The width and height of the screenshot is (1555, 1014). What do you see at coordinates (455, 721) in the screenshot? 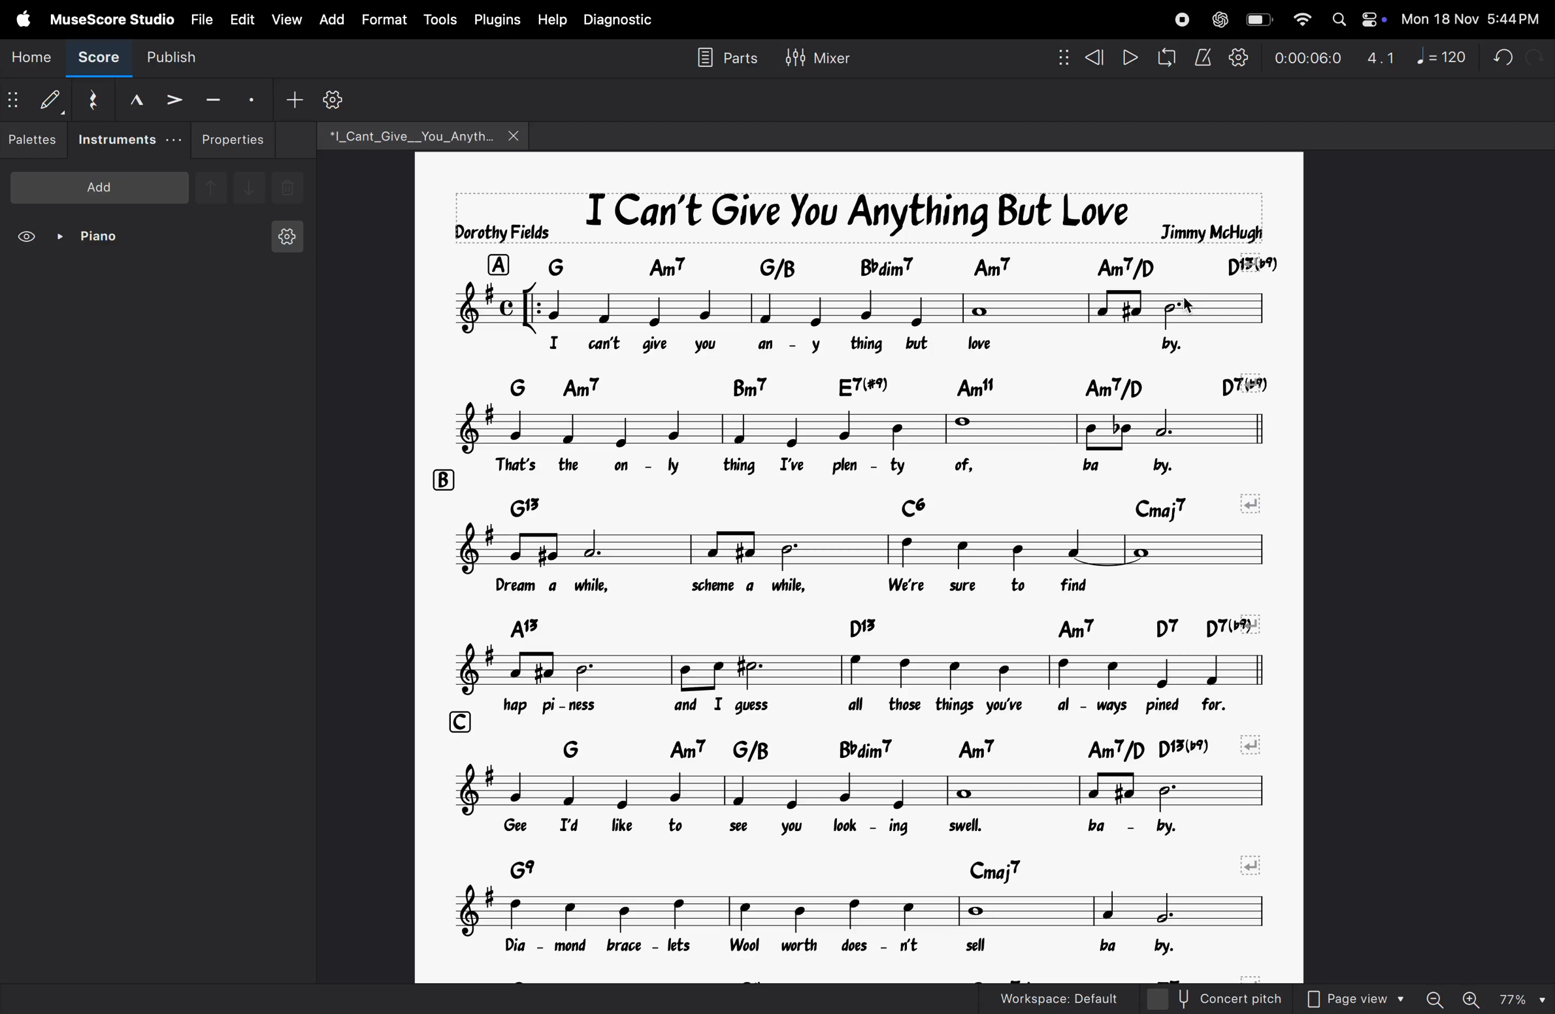
I see `row` at bounding box center [455, 721].